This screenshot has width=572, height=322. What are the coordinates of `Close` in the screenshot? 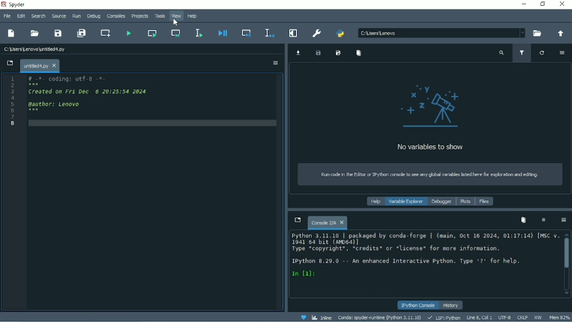 It's located at (564, 4).